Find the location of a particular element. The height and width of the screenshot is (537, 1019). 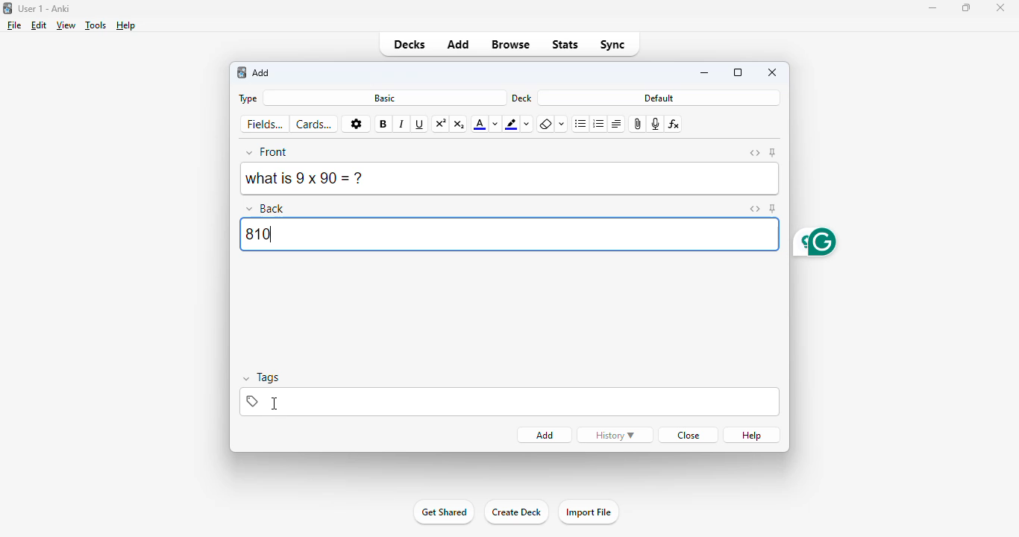

file is located at coordinates (14, 25).